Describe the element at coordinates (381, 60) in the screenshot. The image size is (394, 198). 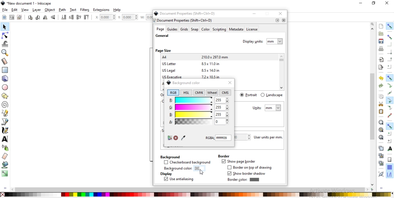
I see `import a bitmap` at that location.